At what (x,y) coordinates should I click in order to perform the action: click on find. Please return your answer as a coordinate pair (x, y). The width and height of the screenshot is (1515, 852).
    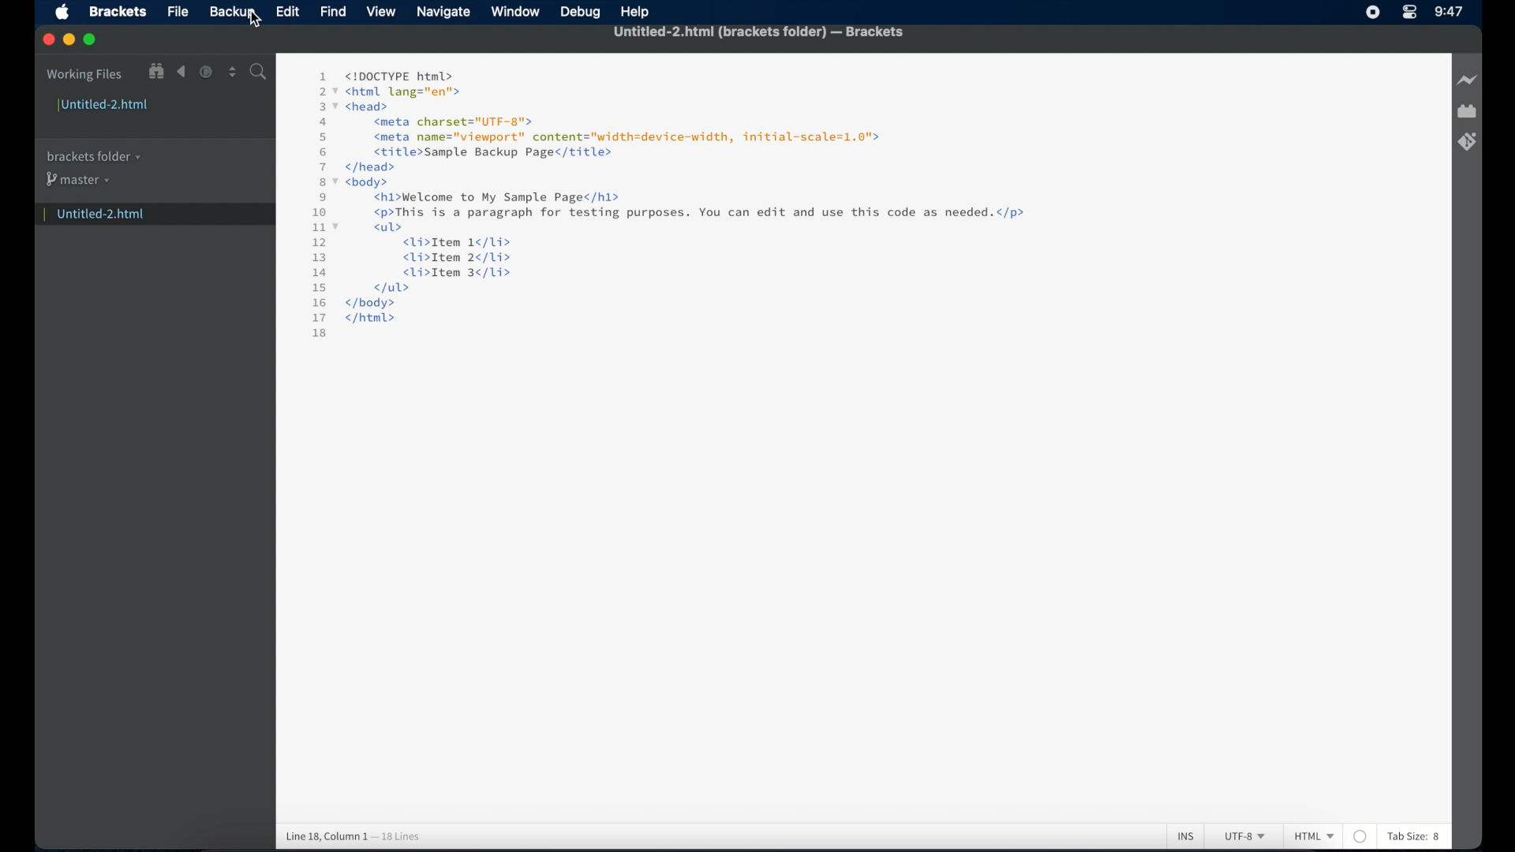
    Looking at the image, I should click on (334, 13).